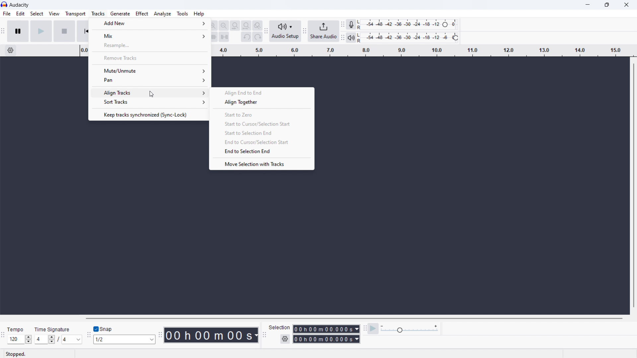 The height and width of the screenshot is (358, 637). Describe the element at coordinates (586, 5) in the screenshot. I see `minimize` at that location.